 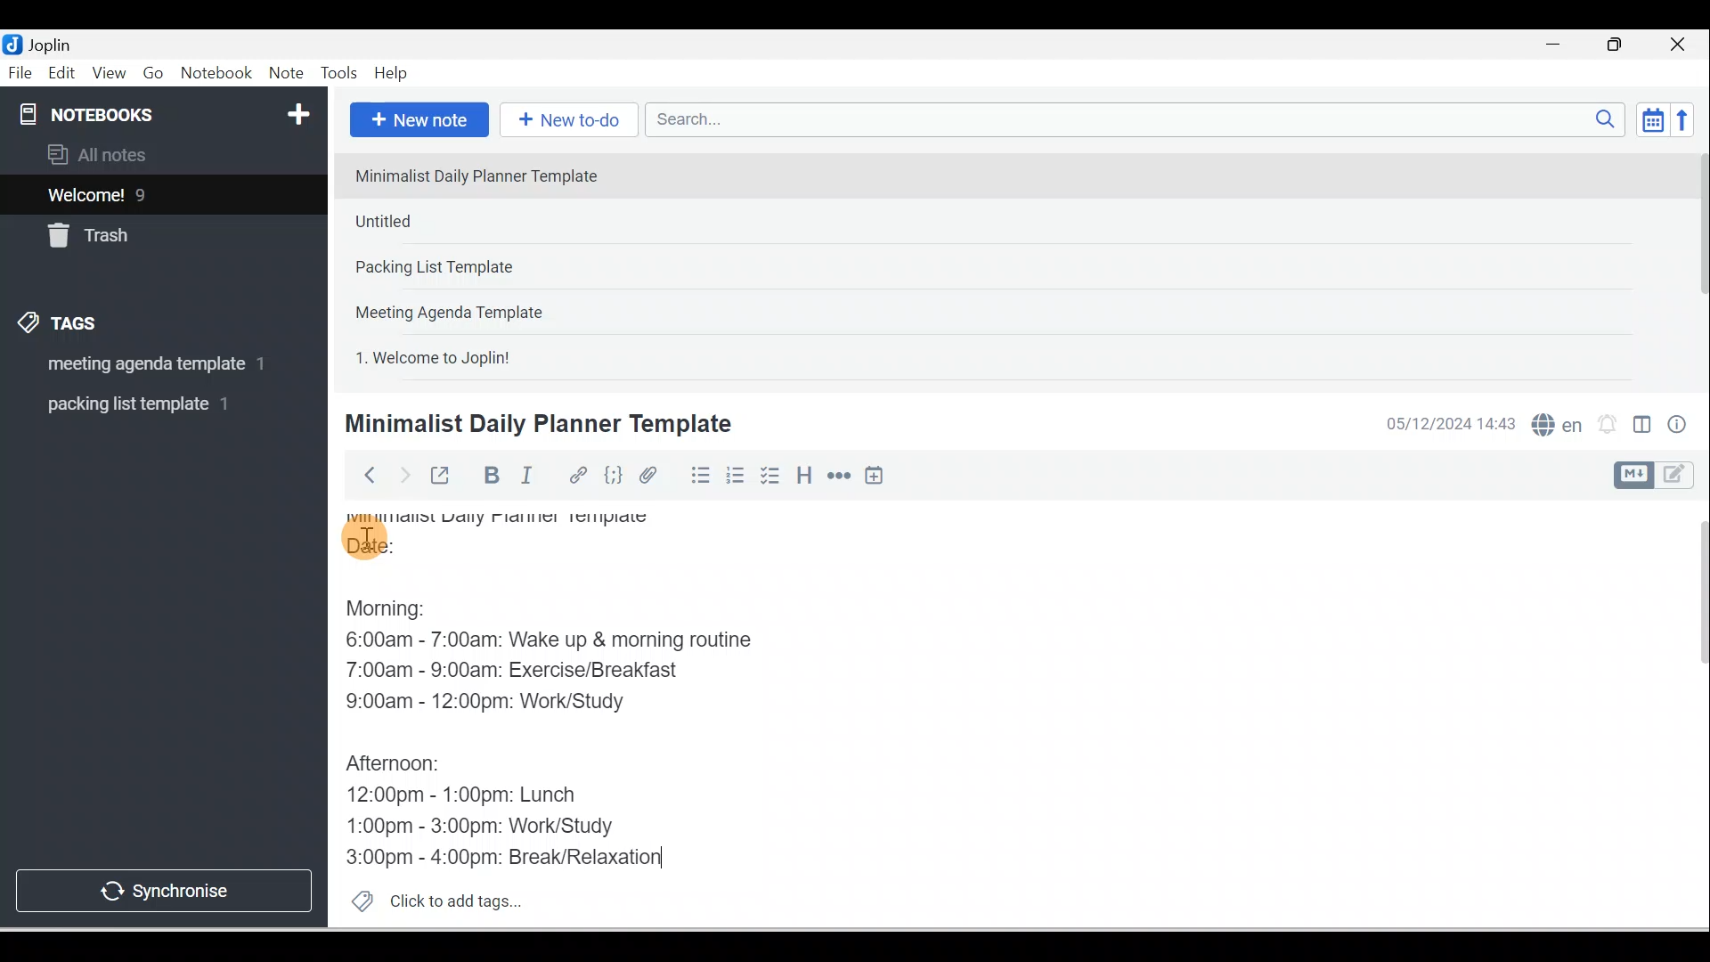 What do you see at coordinates (528, 671) in the screenshot?
I see `7:00am - 9:00am: Exercise/Breakfast` at bounding box center [528, 671].